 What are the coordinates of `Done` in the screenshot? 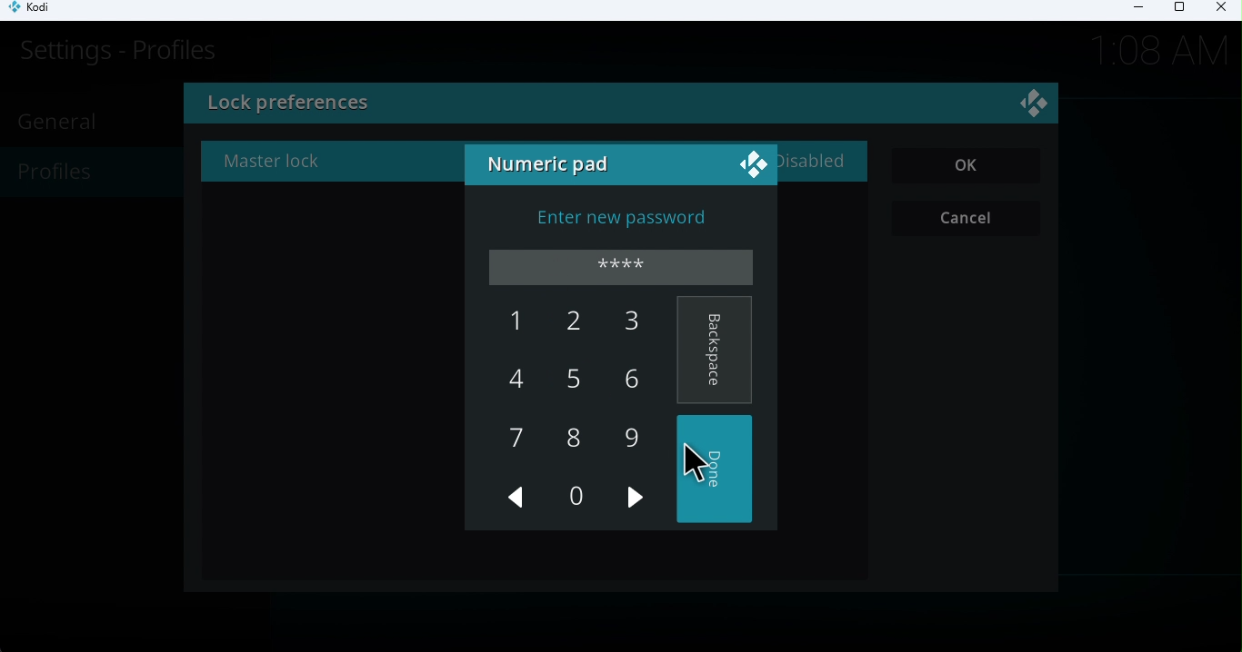 It's located at (717, 469).